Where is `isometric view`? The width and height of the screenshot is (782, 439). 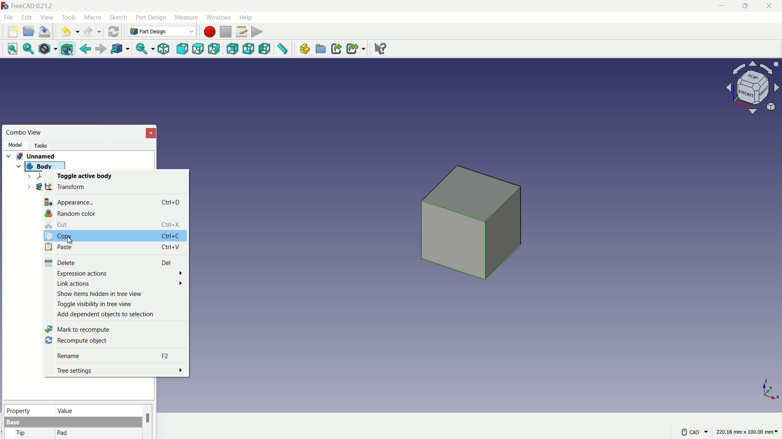
isometric view is located at coordinates (163, 50).